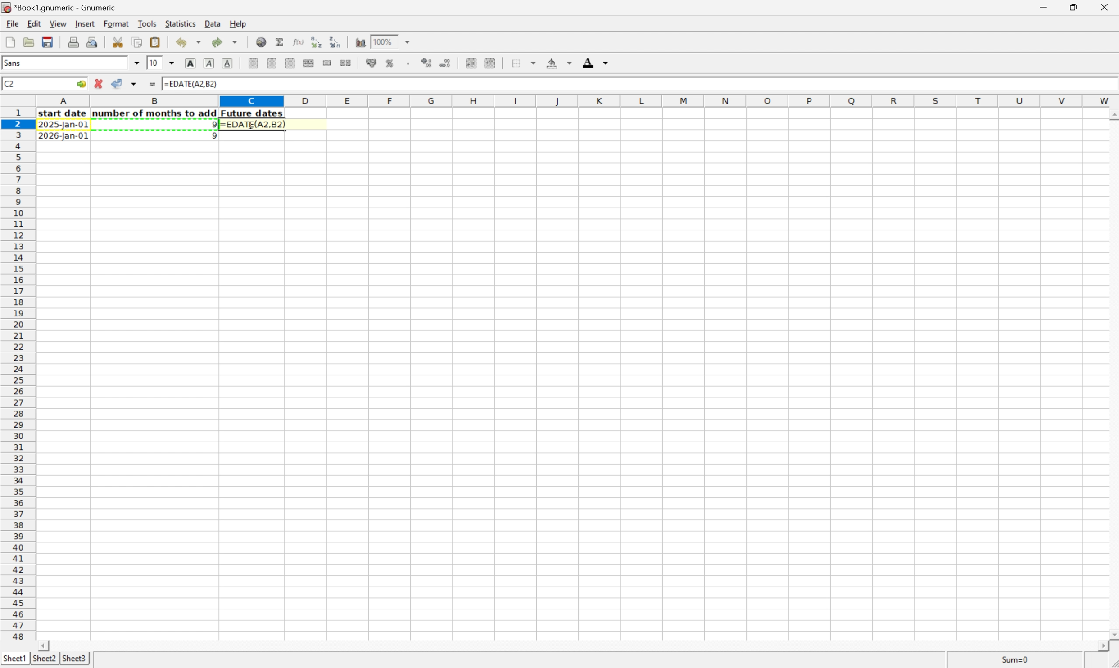 This screenshot has width=1119, height=668. I want to click on start date, so click(64, 113).